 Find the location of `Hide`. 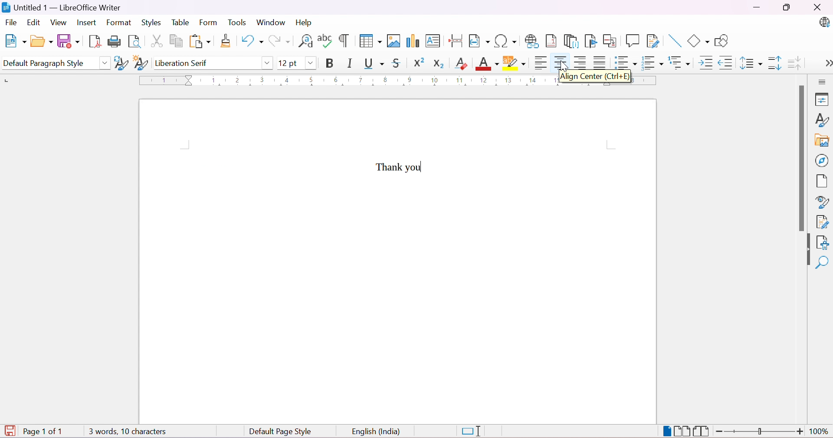

Hide is located at coordinates (807, 250).